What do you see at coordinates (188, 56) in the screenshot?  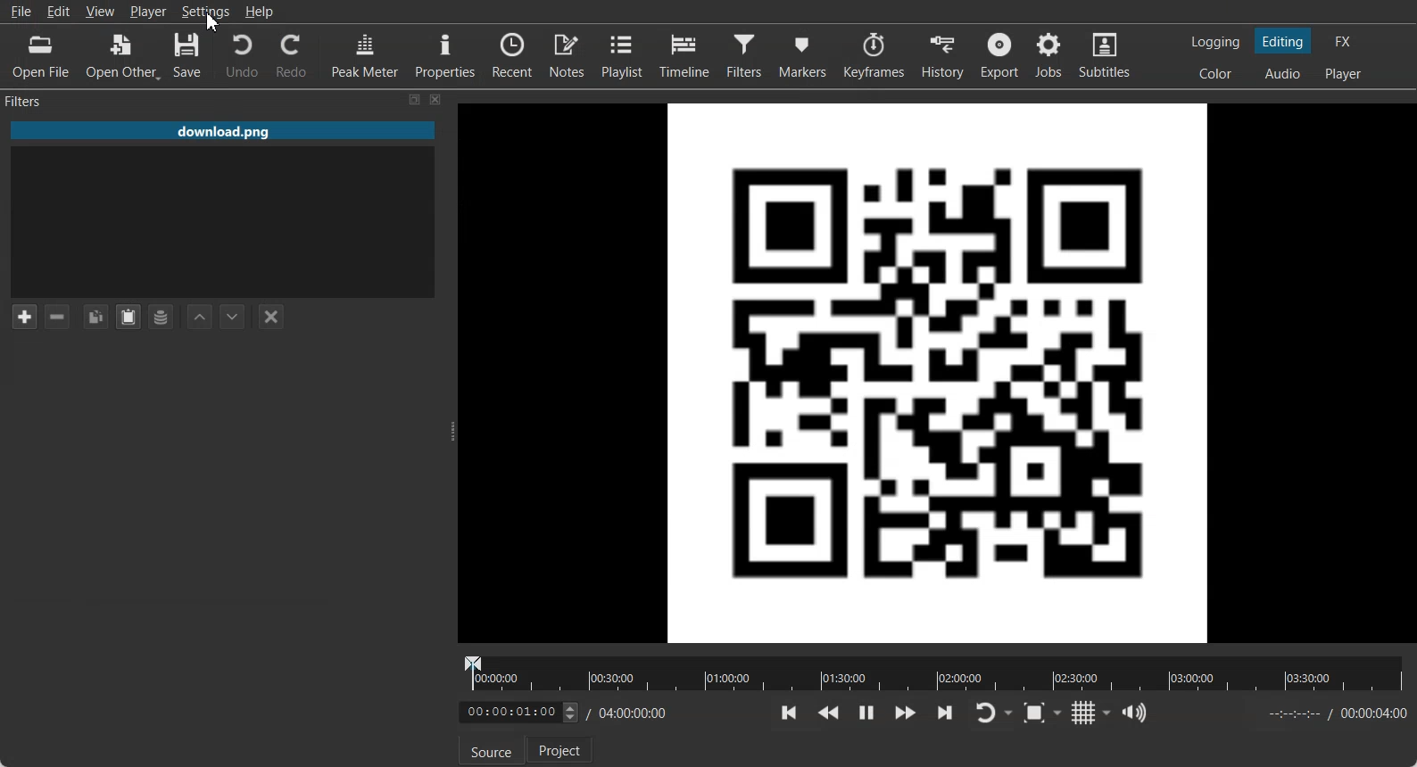 I see `Save` at bounding box center [188, 56].